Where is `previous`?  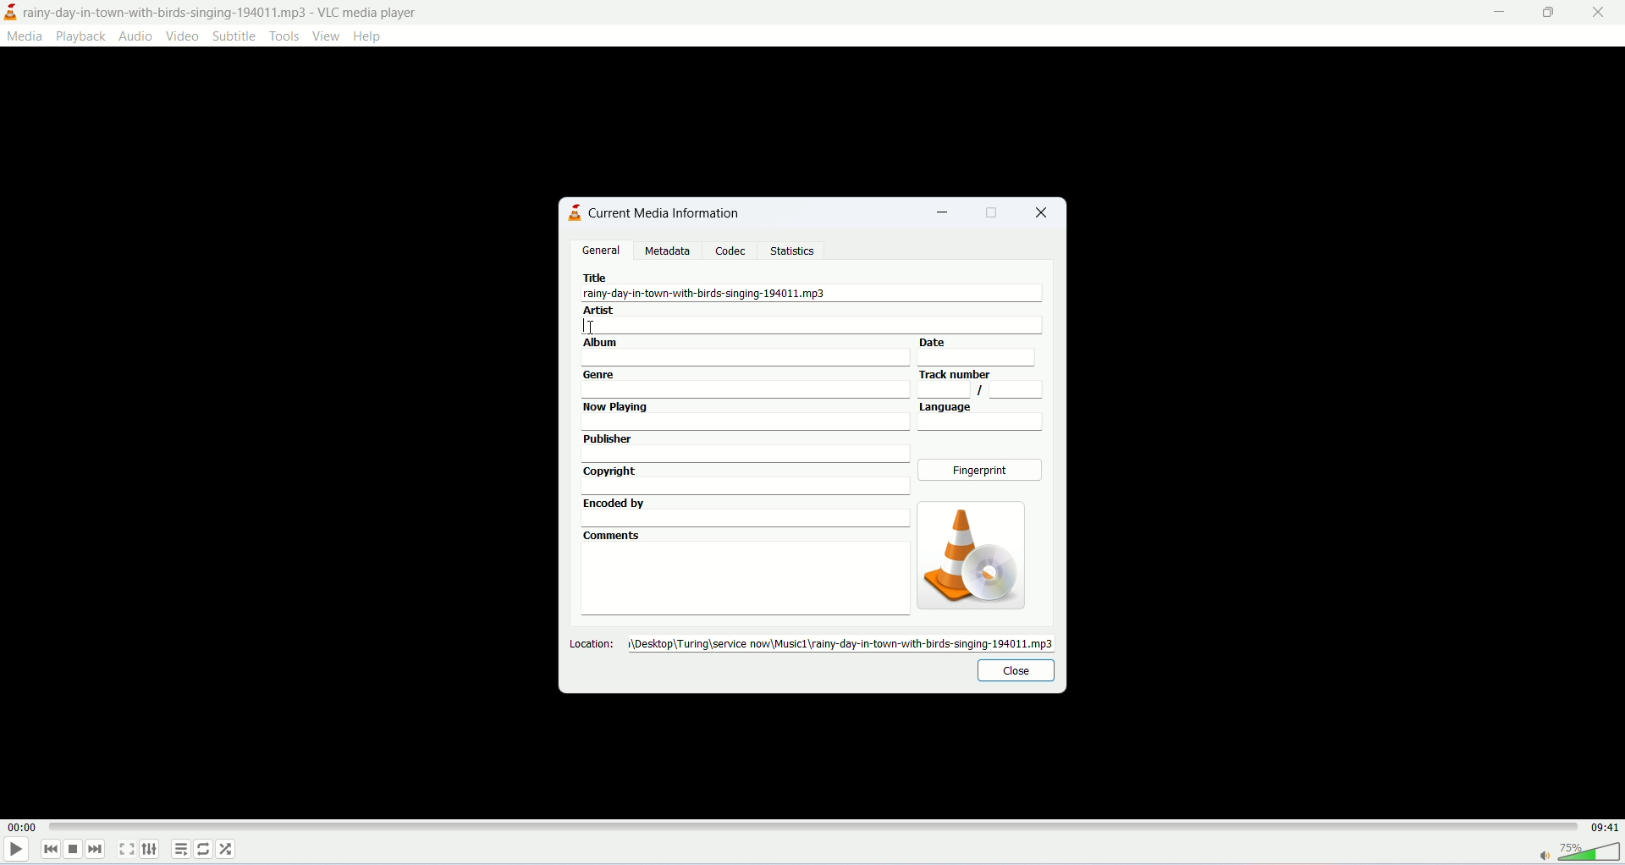 previous is located at coordinates (48, 849).